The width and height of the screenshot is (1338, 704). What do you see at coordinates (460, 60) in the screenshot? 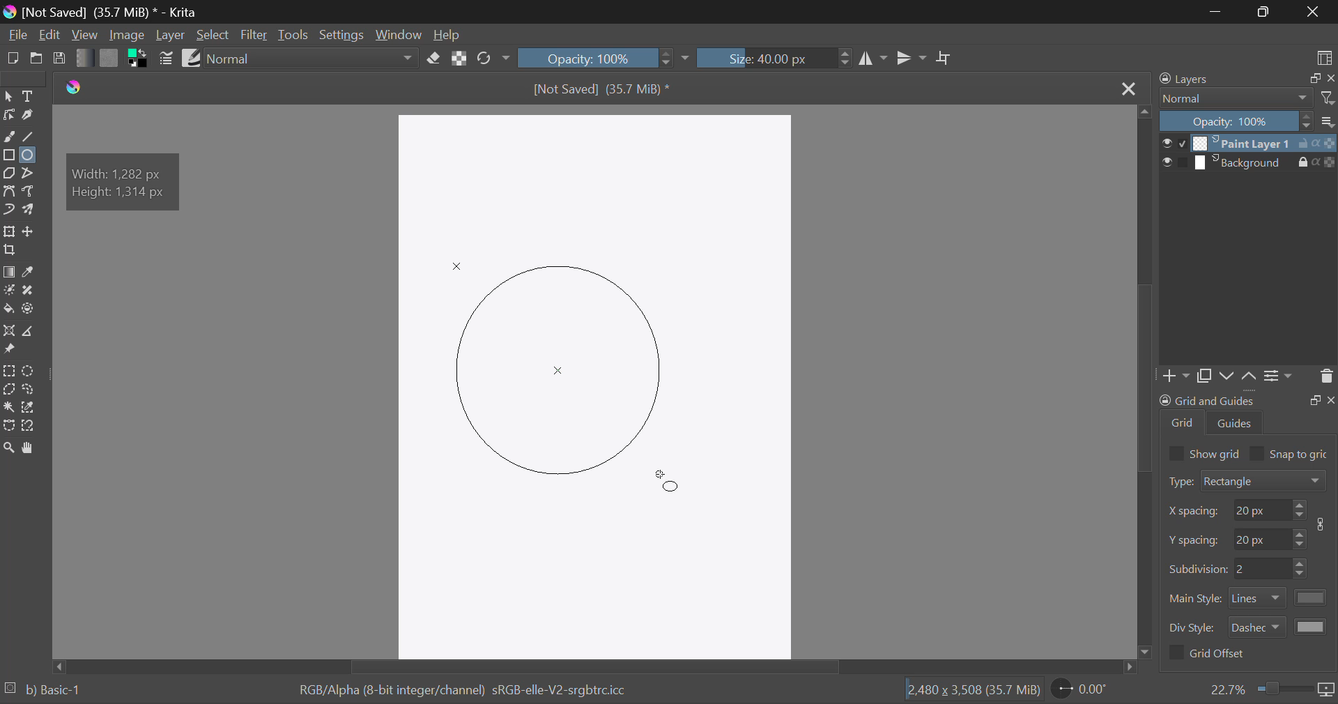
I see `Lock Alpha` at bounding box center [460, 60].